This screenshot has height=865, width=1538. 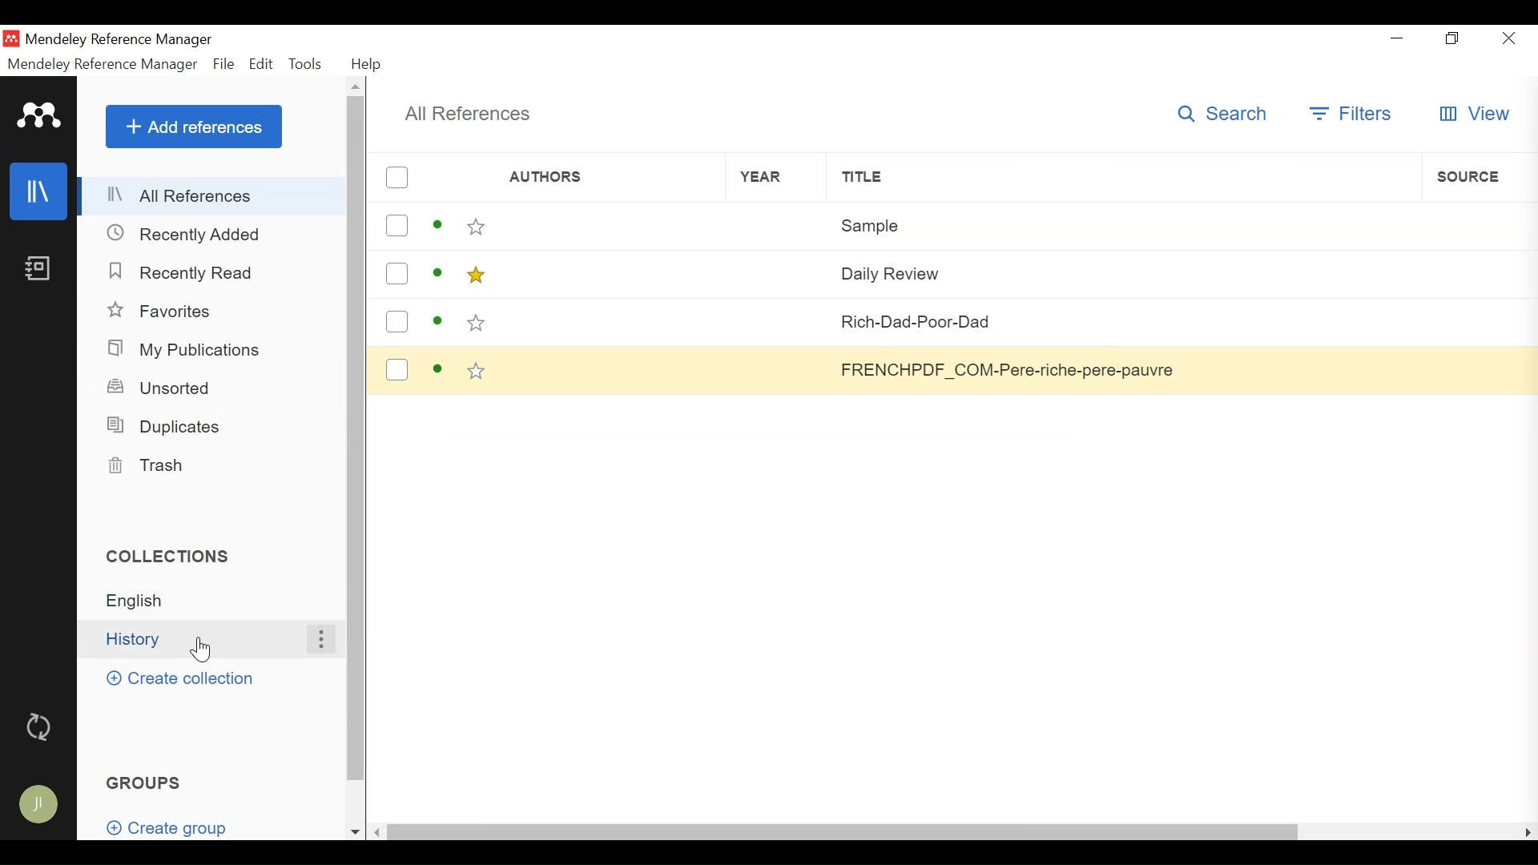 What do you see at coordinates (467, 114) in the screenshot?
I see `All References` at bounding box center [467, 114].